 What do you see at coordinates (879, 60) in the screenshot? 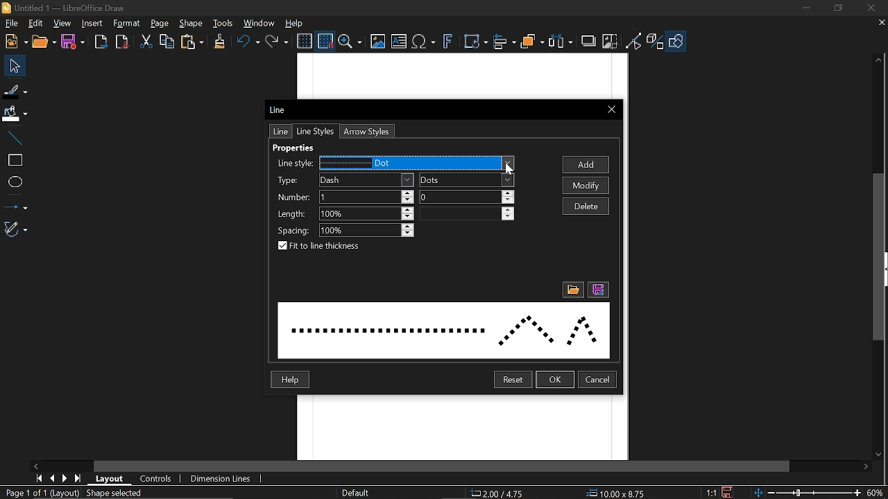
I see `Move up` at bounding box center [879, 60].